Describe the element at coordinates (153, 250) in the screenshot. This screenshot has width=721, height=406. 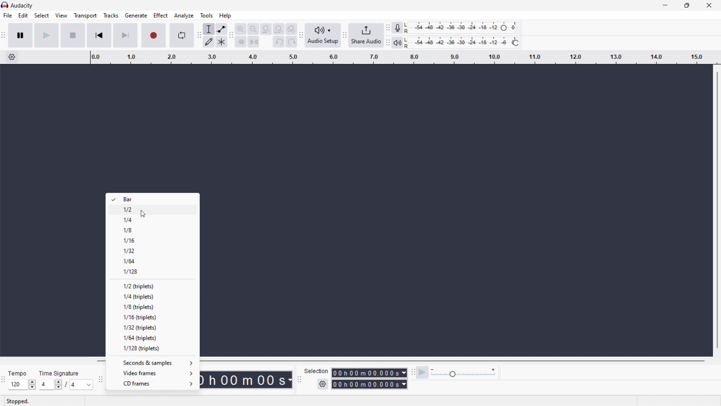
I see `1/32` at that location.